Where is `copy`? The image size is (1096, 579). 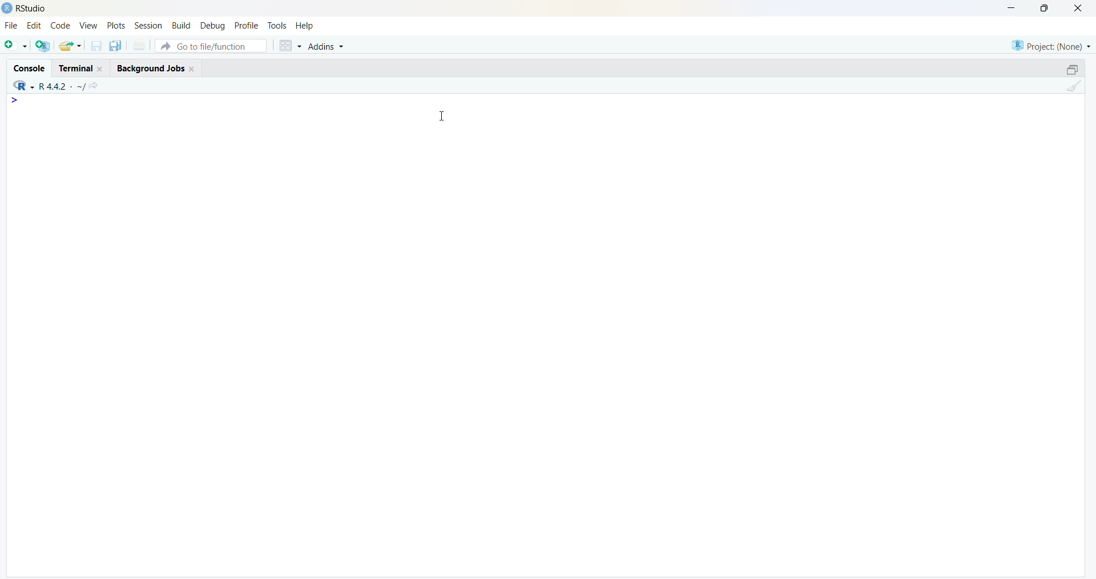 copy is located at coordinates (116, 46).